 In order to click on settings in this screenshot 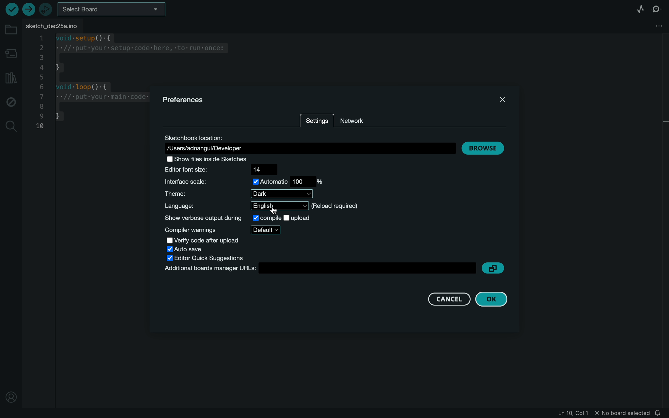, I will do `click(316, 122)`.